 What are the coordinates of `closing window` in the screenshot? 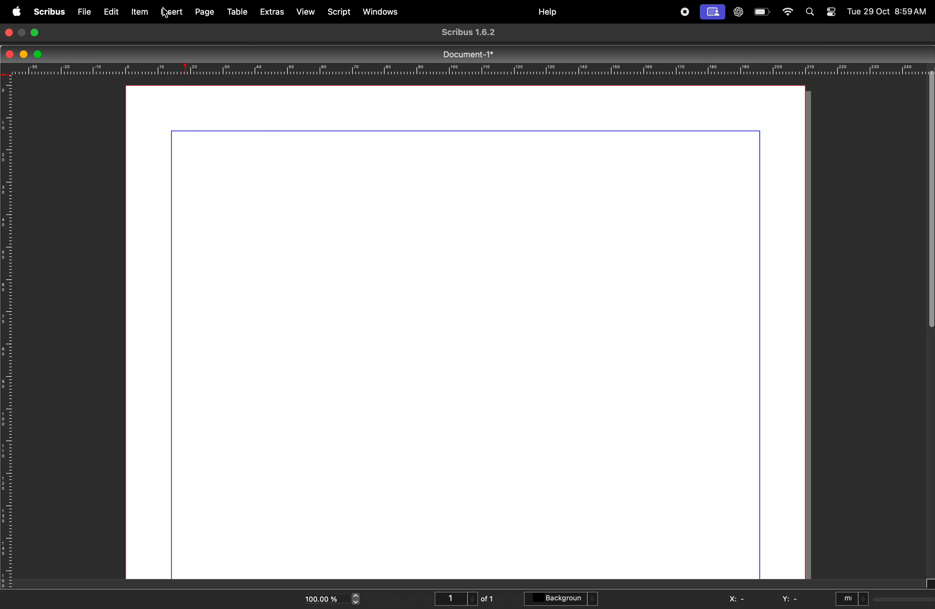 It's located at (9, 32).